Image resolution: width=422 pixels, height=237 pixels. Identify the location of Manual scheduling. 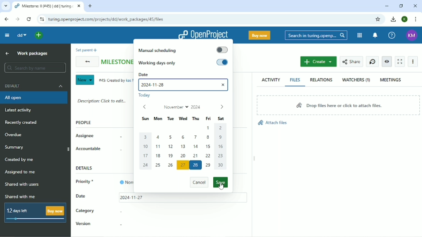
(158, 50).